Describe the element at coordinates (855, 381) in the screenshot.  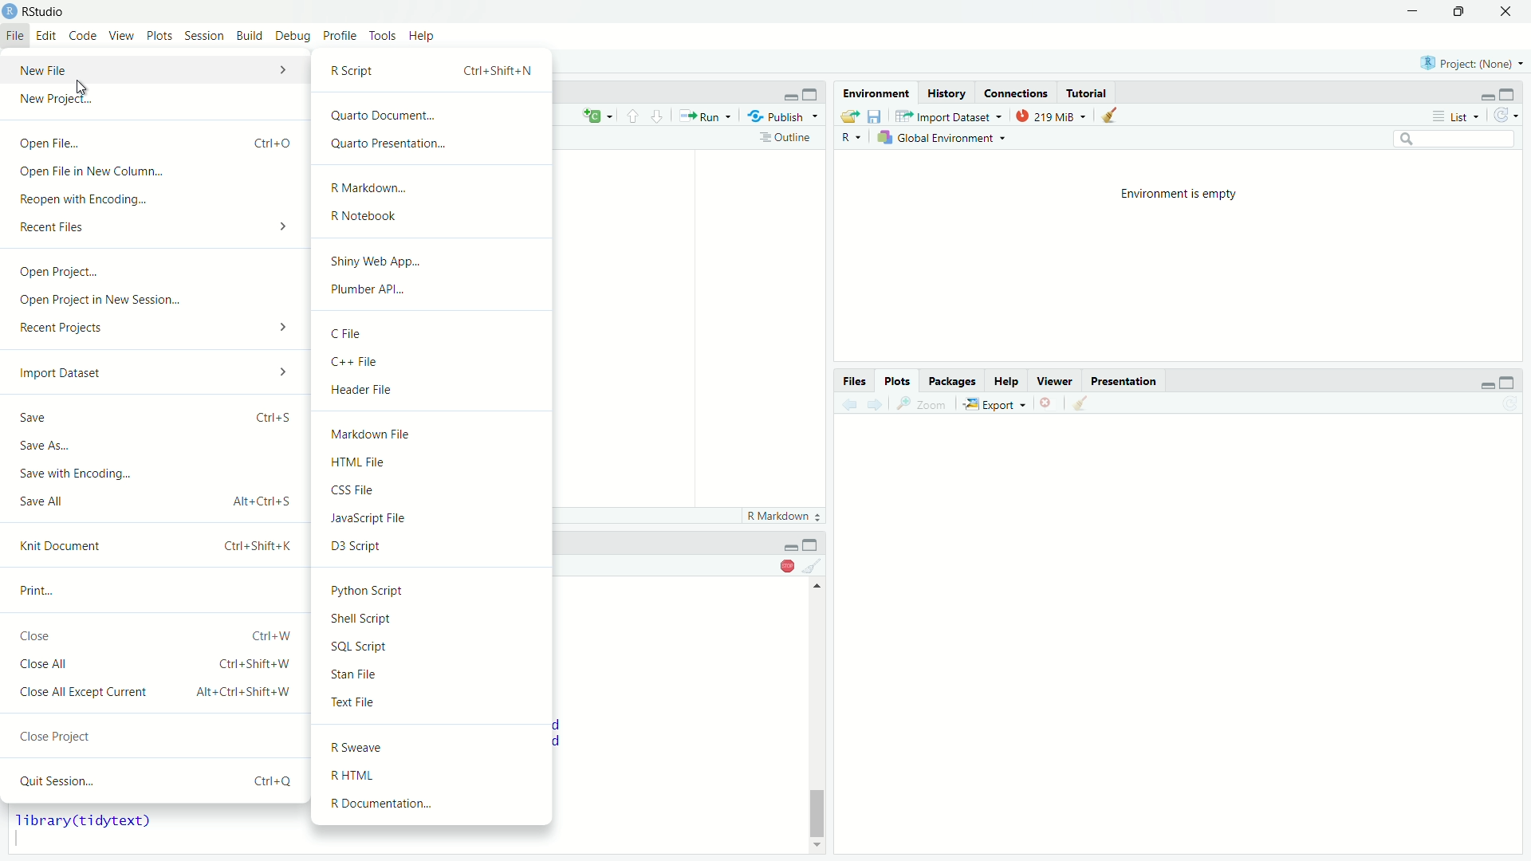
I see `files` at that location.